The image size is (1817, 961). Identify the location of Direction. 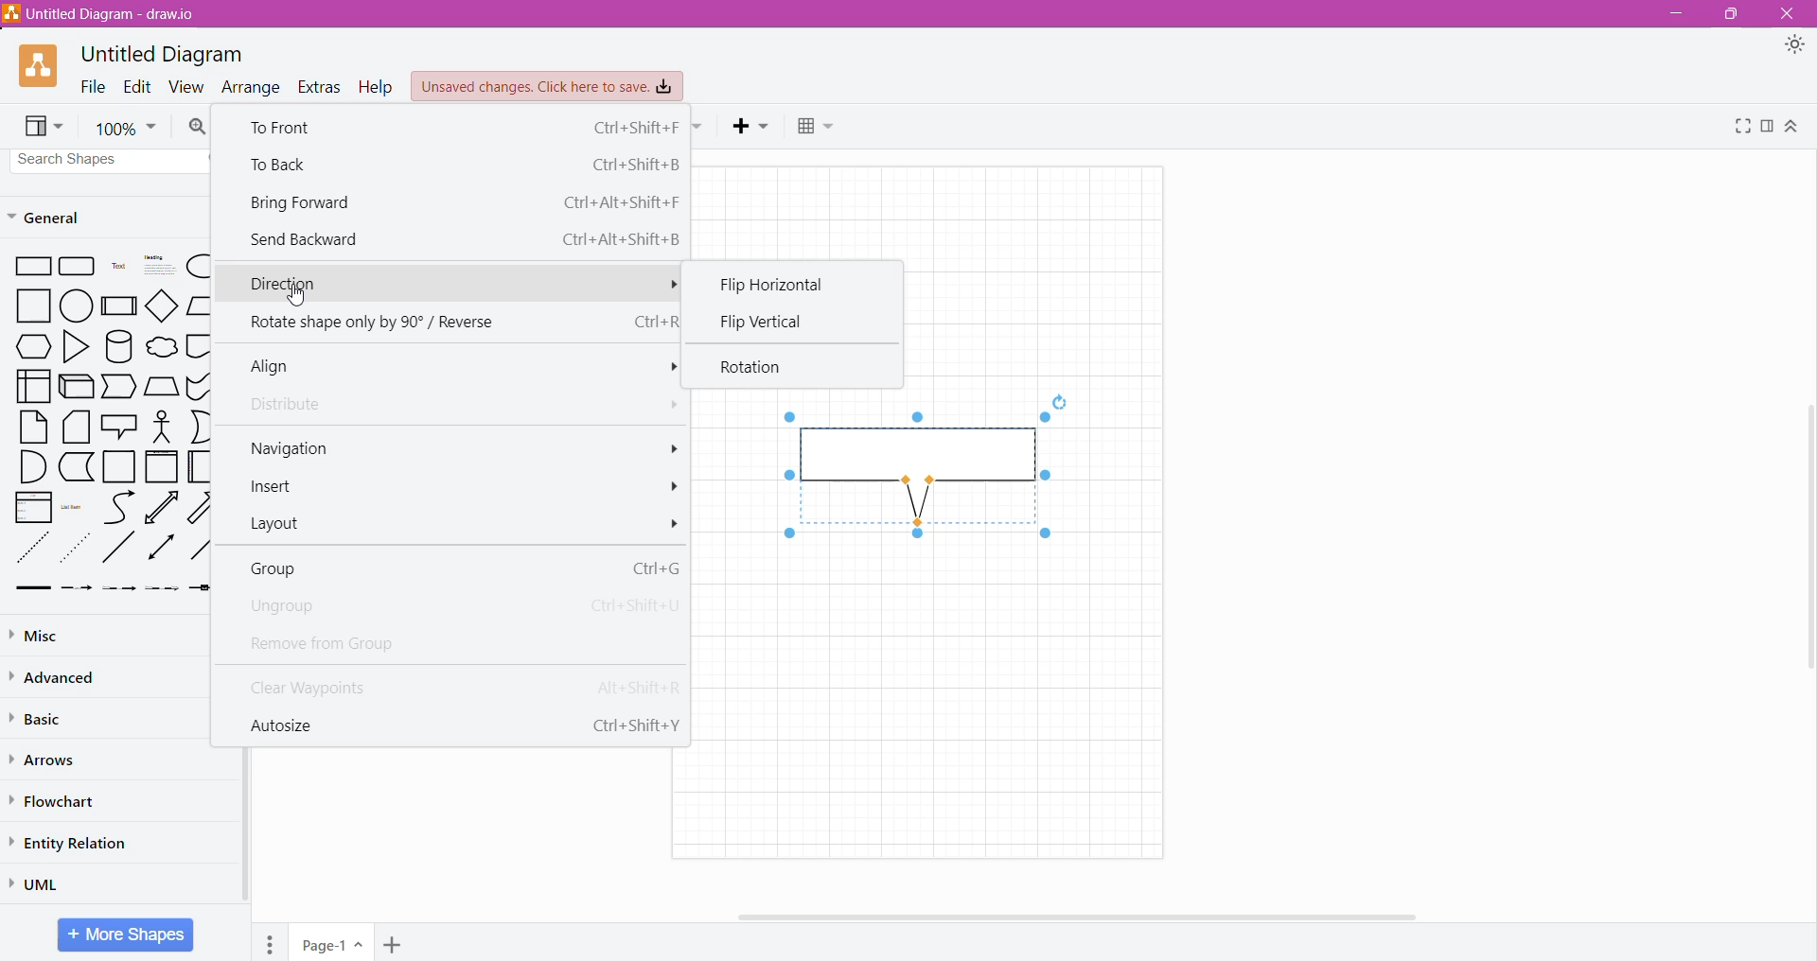
(451, 285).